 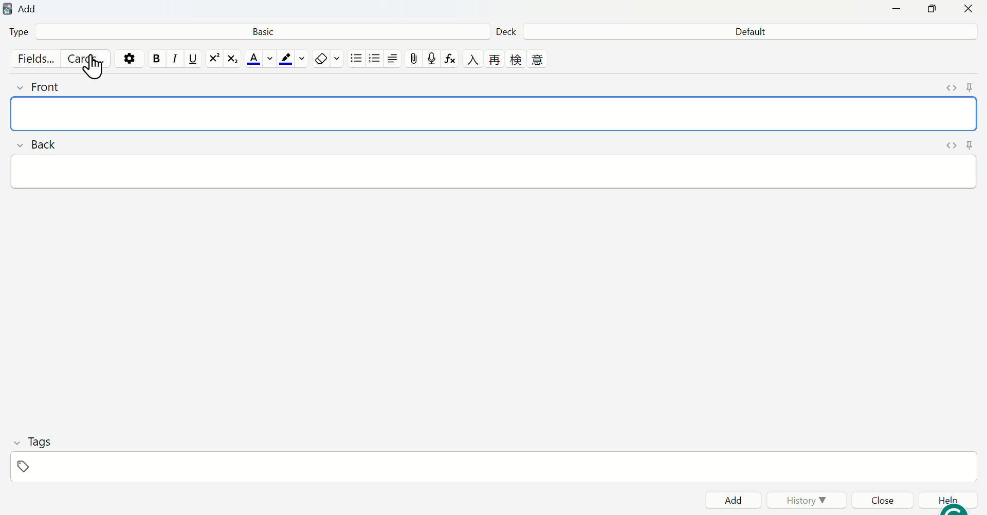 What do you see at coordinates (893, 10) in the screenshot?
I see `Minimize` at bounding box center [893, 10].